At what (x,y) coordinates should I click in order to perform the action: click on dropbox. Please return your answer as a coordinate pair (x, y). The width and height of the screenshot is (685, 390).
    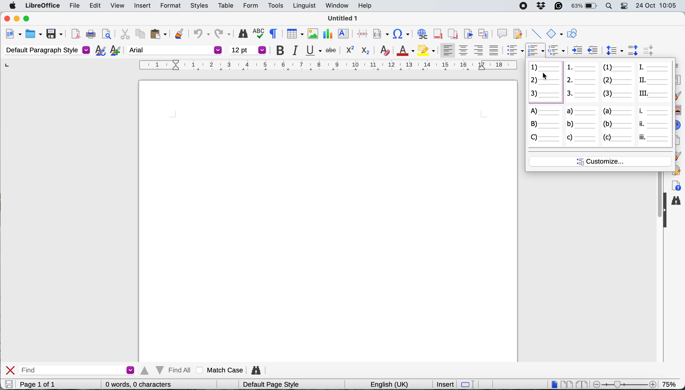
    Looking at the image, I should click on (541, 5).